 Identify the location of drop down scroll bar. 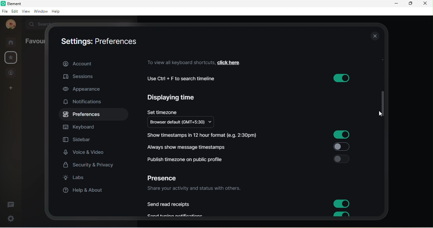
(381, 103).